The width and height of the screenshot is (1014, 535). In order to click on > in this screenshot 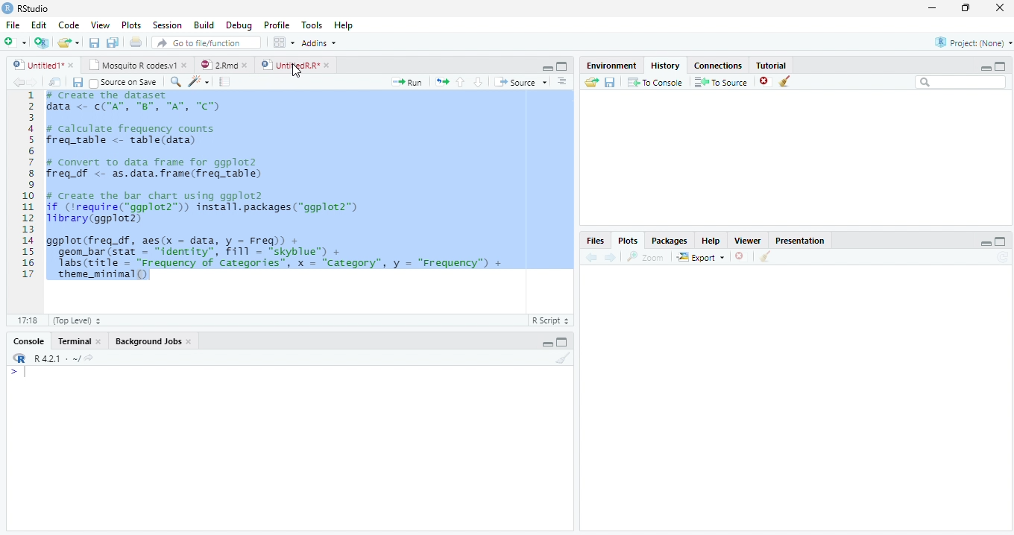, I will do `click(10, 371)`.